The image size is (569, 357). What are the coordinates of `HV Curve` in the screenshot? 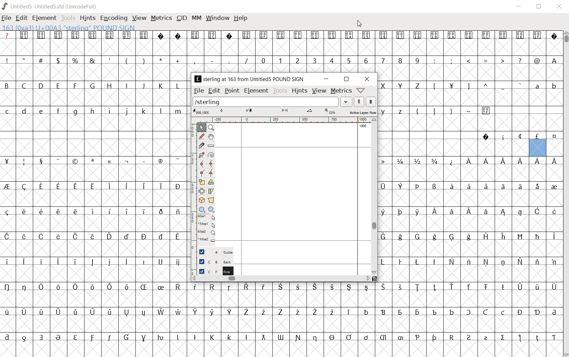 It's located at (212, 163).